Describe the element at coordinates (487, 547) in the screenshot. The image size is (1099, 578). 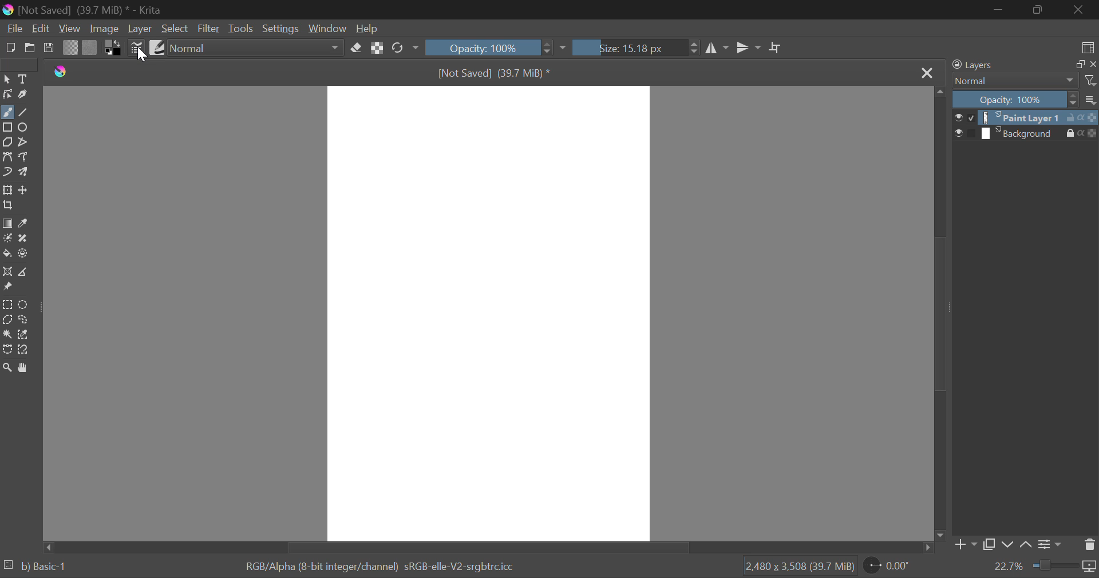
I see `Scroll Bar` at that location.